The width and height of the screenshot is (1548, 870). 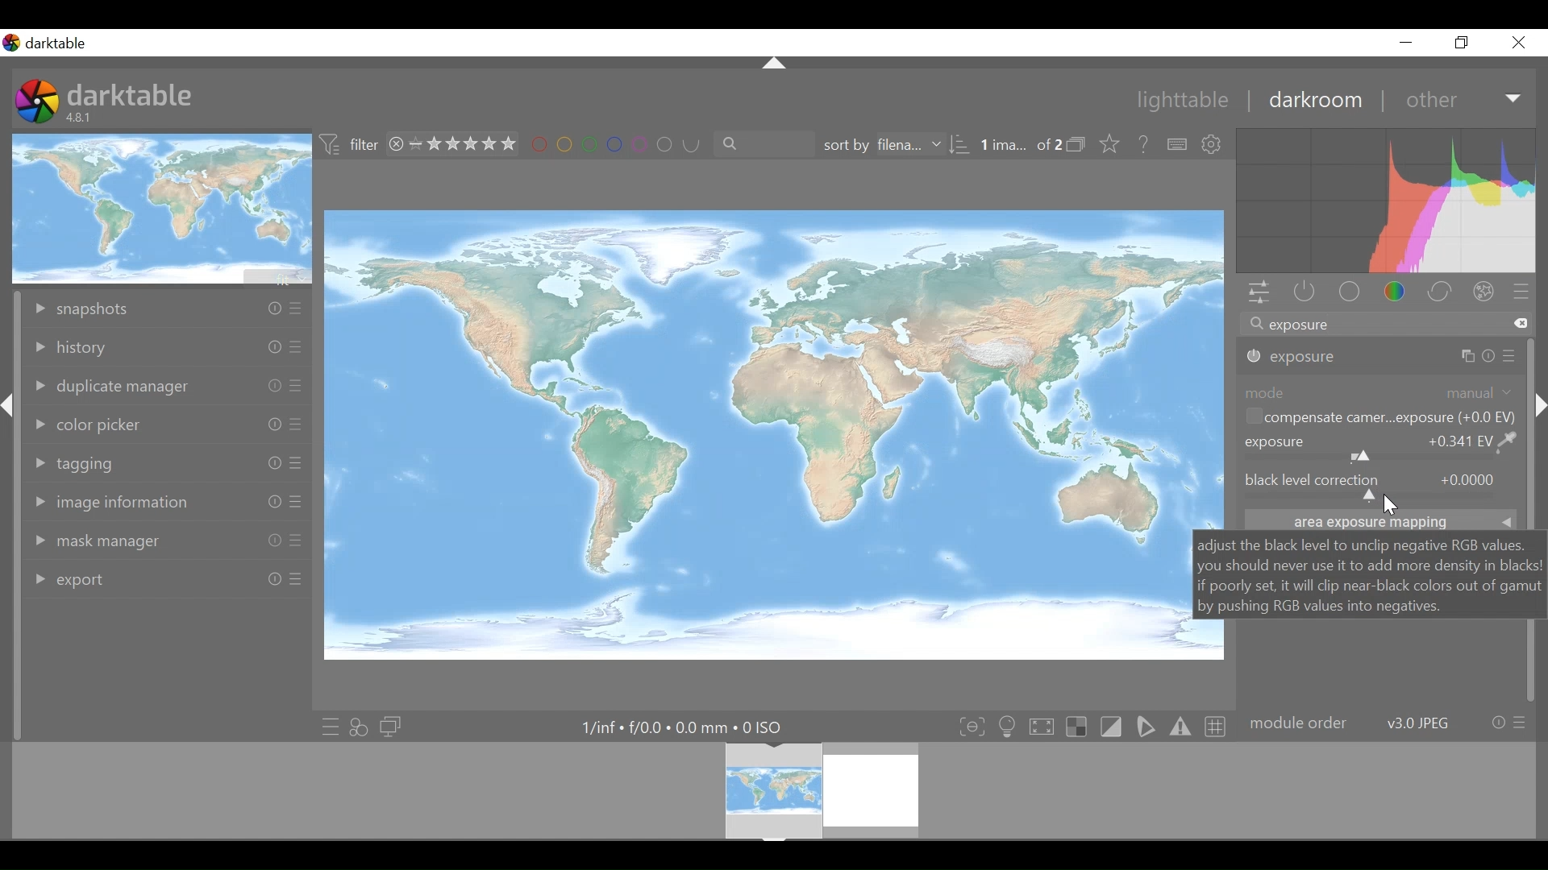 What do you see at coordinates (1387, 722) in the screenshot?
I see `module order` at bounding box center [1387, 722].